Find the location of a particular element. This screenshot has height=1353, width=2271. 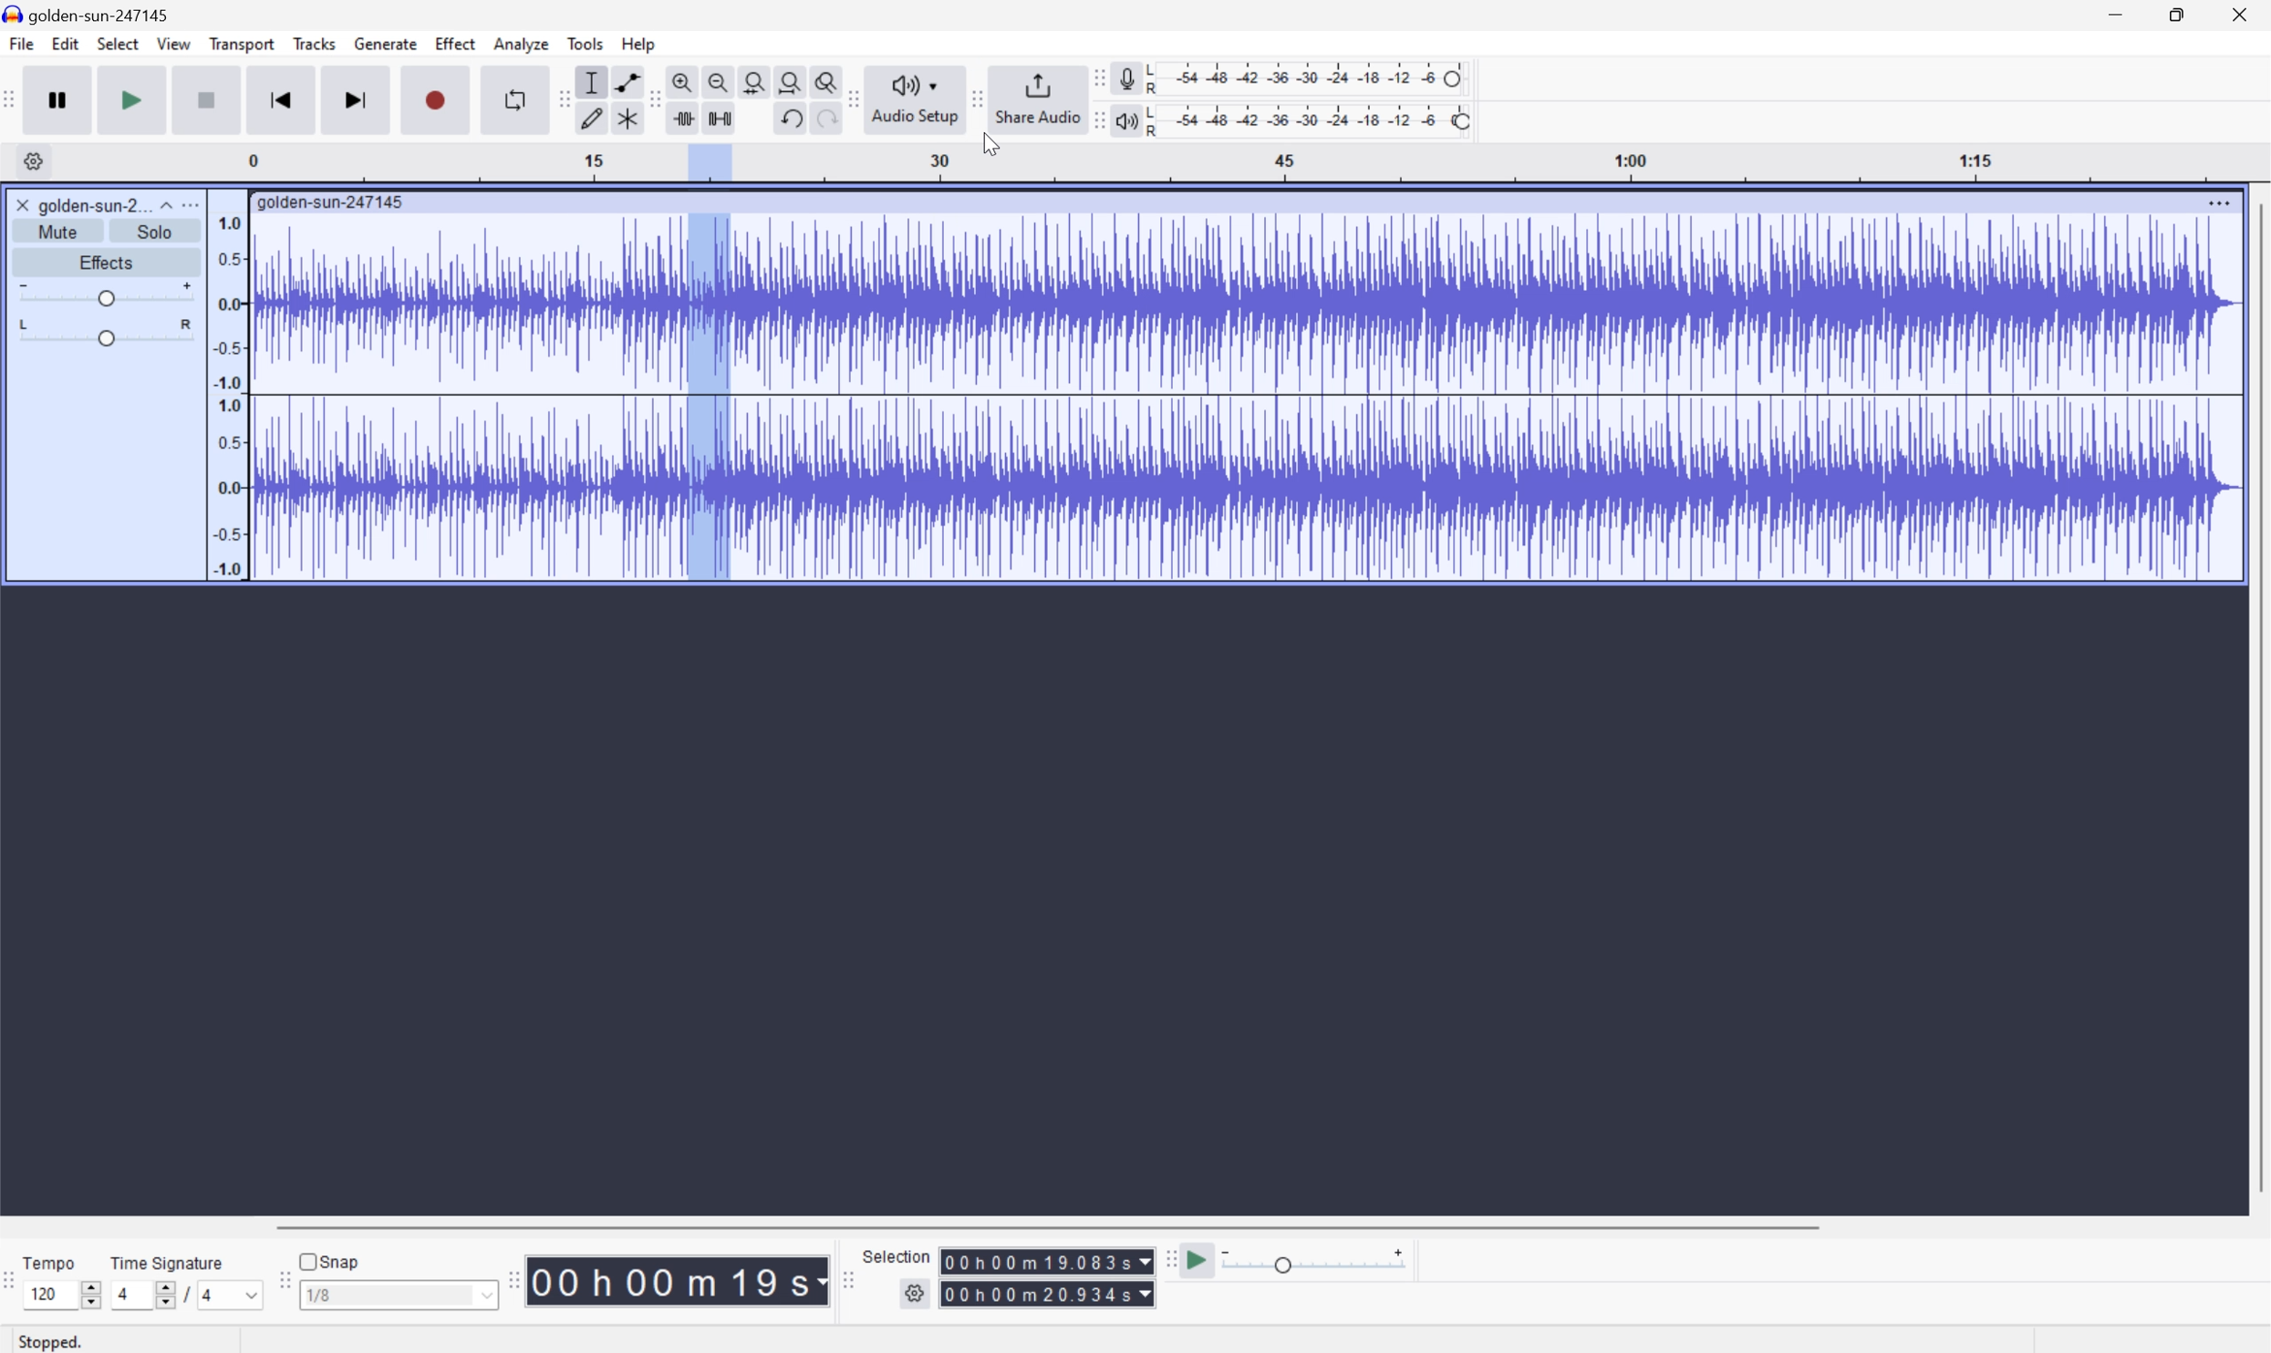

1/8 is located at coordinates (319, 1294).